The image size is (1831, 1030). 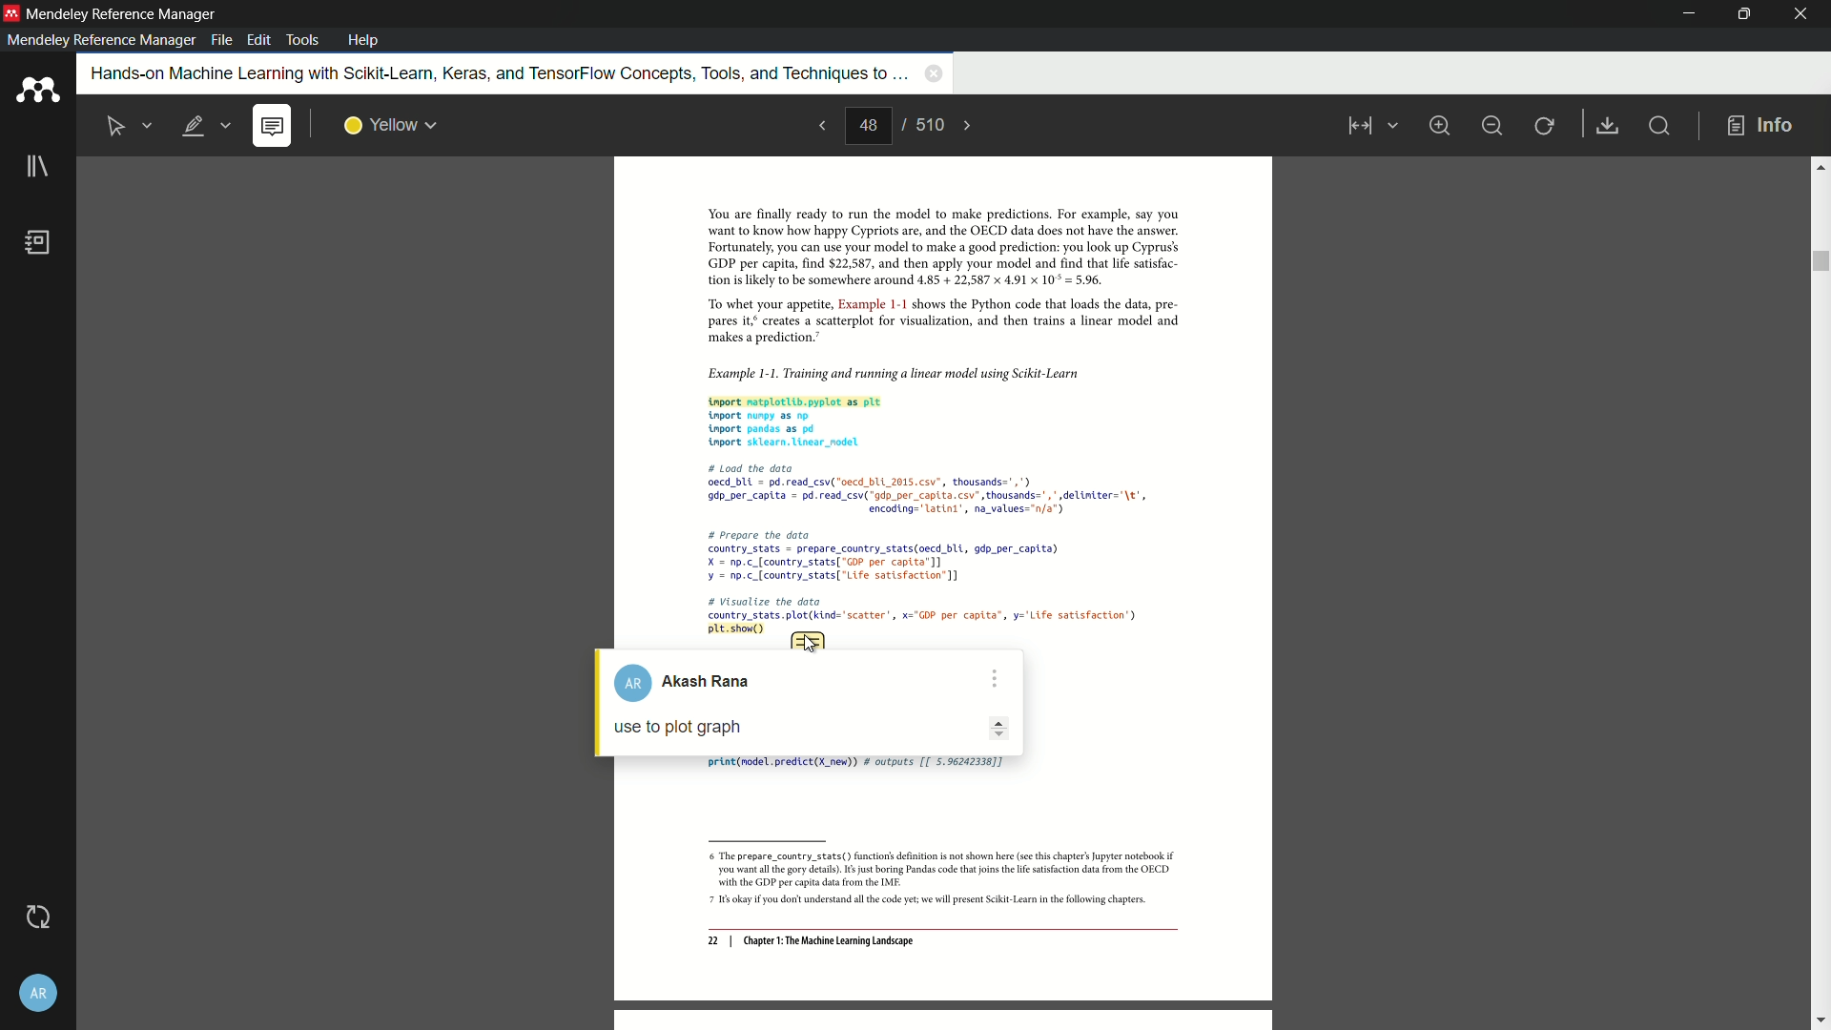 I want to click on help menu, so click(x=363, y=40).